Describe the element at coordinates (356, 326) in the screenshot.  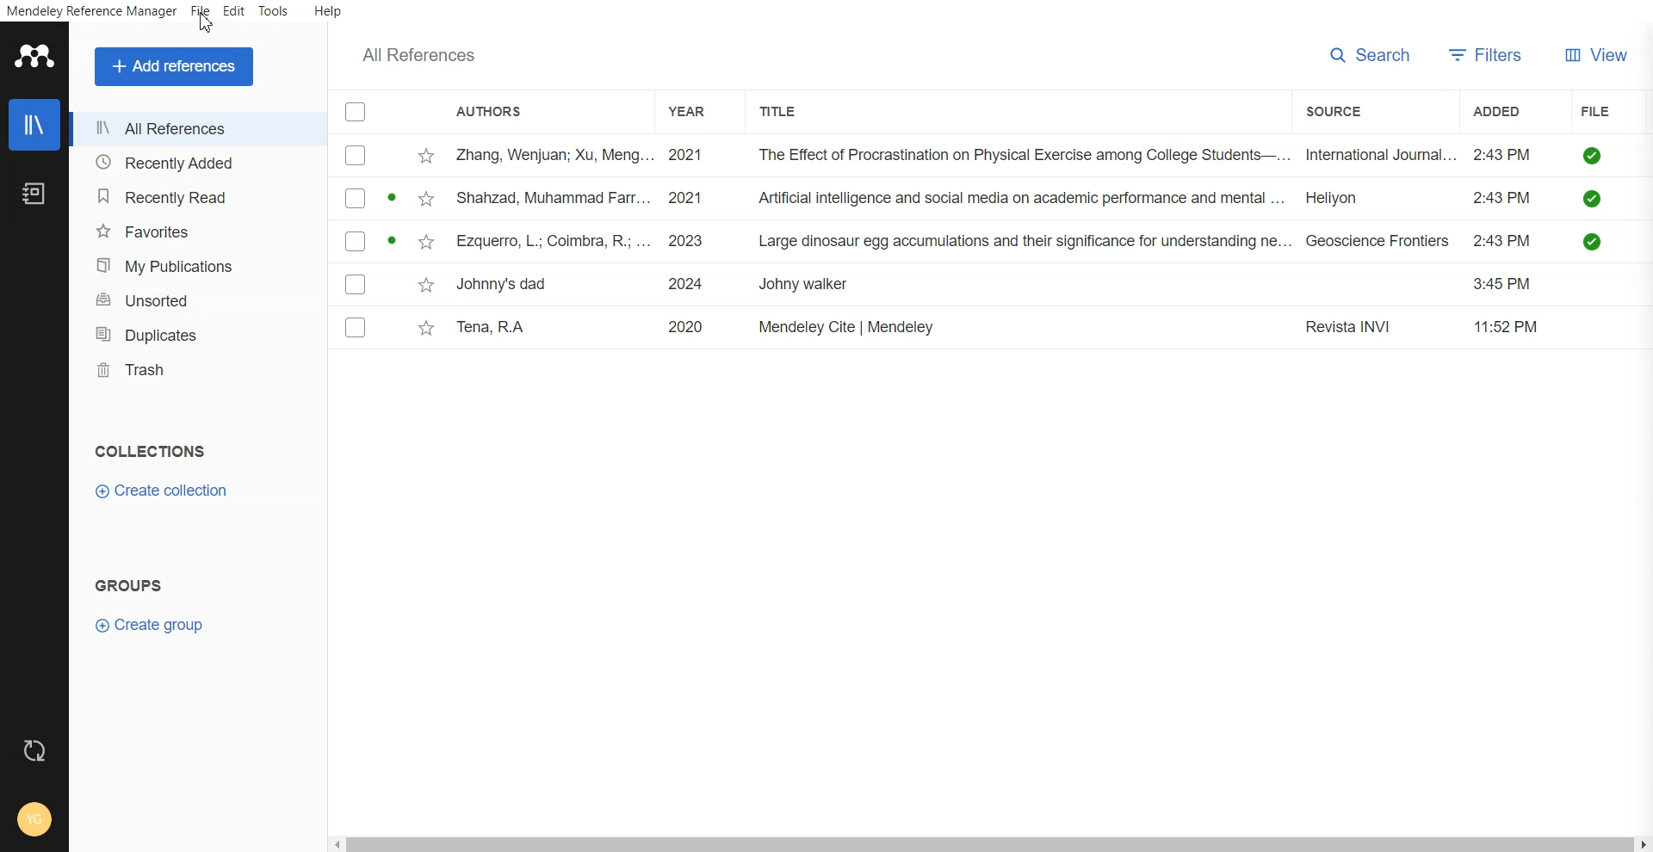
I see `checkbox` at that location.